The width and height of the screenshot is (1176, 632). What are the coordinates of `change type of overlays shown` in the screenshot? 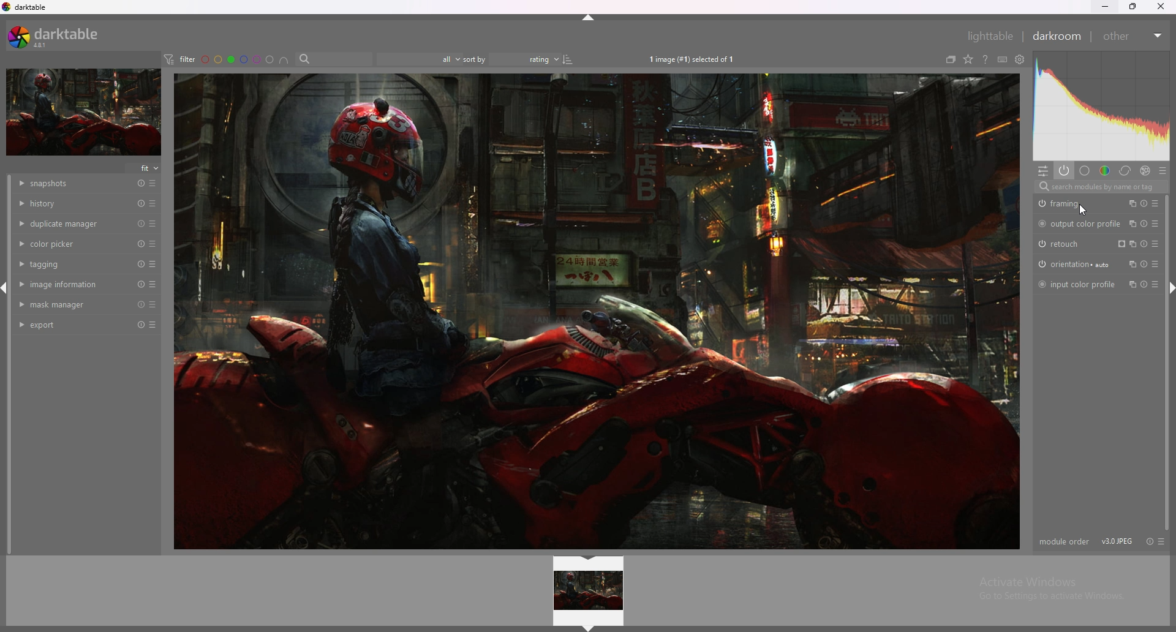 It's located at (967, 59).